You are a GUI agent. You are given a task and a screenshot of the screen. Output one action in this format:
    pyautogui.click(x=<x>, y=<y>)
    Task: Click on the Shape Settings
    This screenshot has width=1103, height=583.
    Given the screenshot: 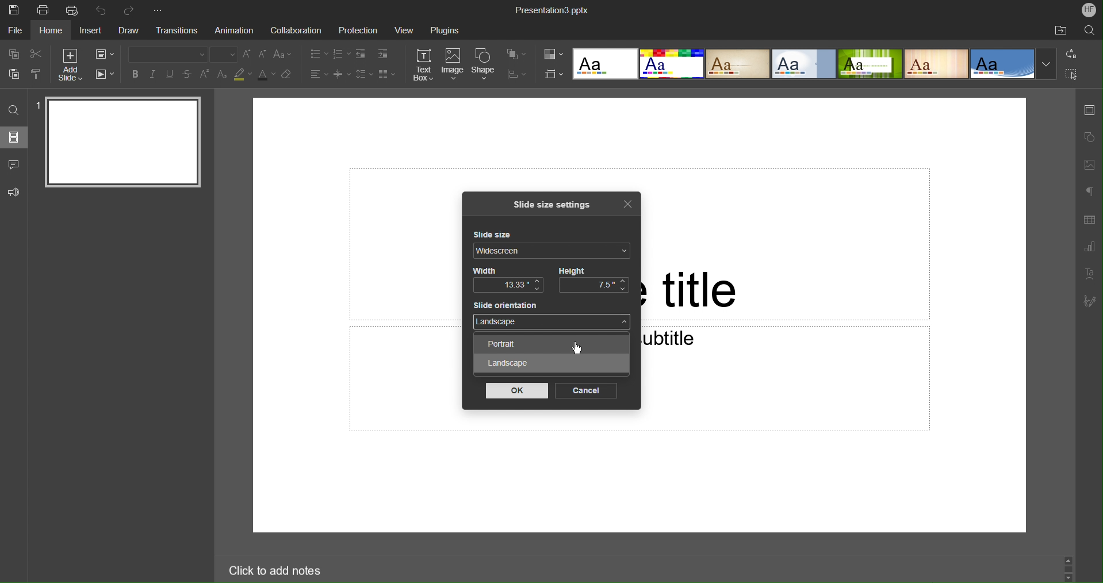 What is the action you would take?
    pyautogui.click(x=1089, y=136)
    